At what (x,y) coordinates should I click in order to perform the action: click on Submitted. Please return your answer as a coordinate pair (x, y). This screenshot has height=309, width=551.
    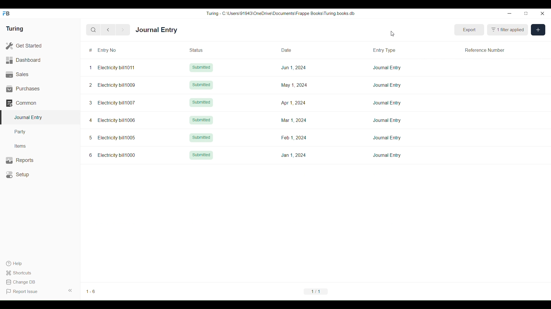
    Looking at the image, I should click on (201, 103).